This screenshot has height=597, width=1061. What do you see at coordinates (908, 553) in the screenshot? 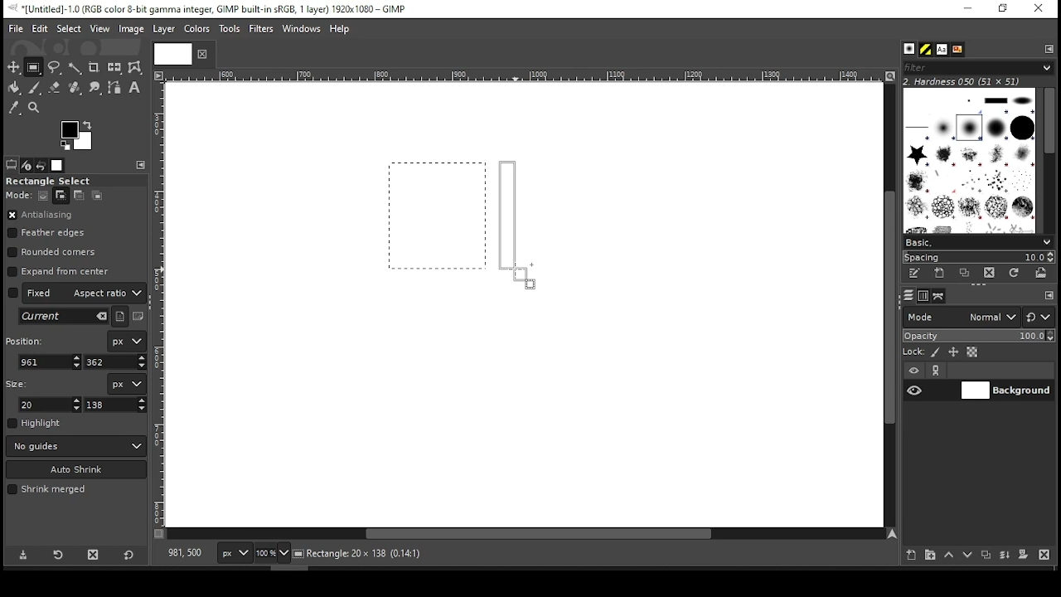
I see `new layer` at bounding box center [908, 553].